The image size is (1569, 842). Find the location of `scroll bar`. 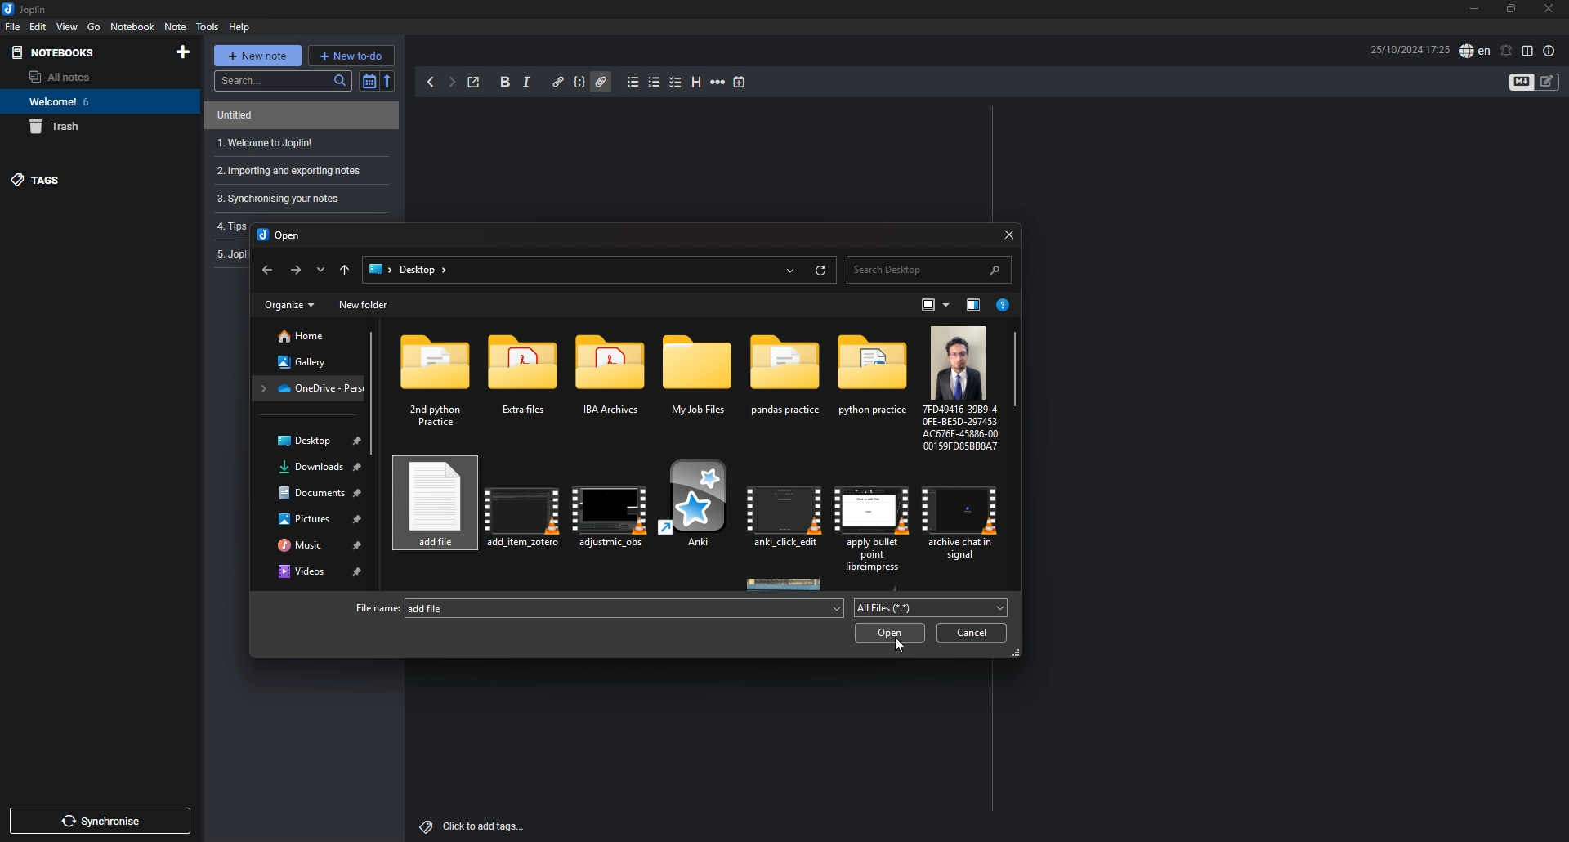

scroll bar is located at coordinates (1017, 372).